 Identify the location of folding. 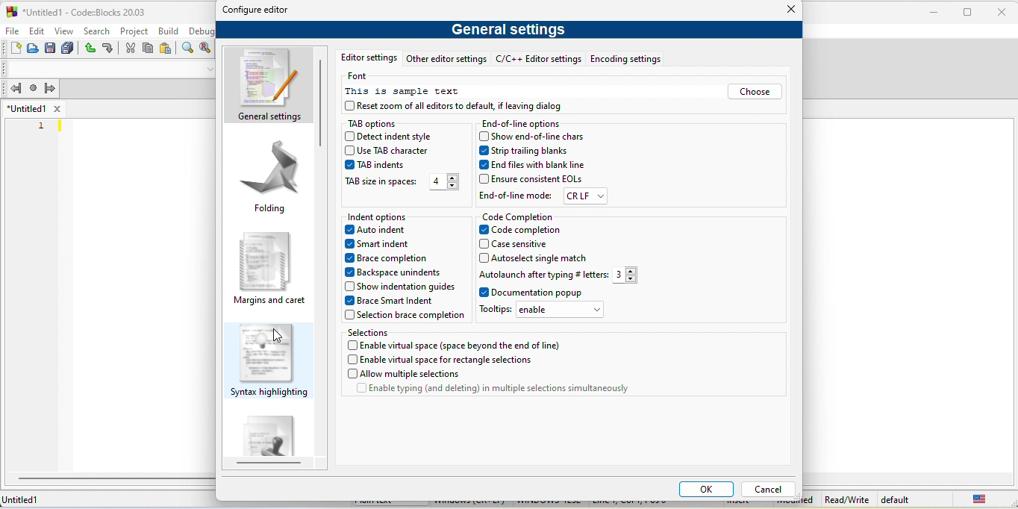
(266, 178).